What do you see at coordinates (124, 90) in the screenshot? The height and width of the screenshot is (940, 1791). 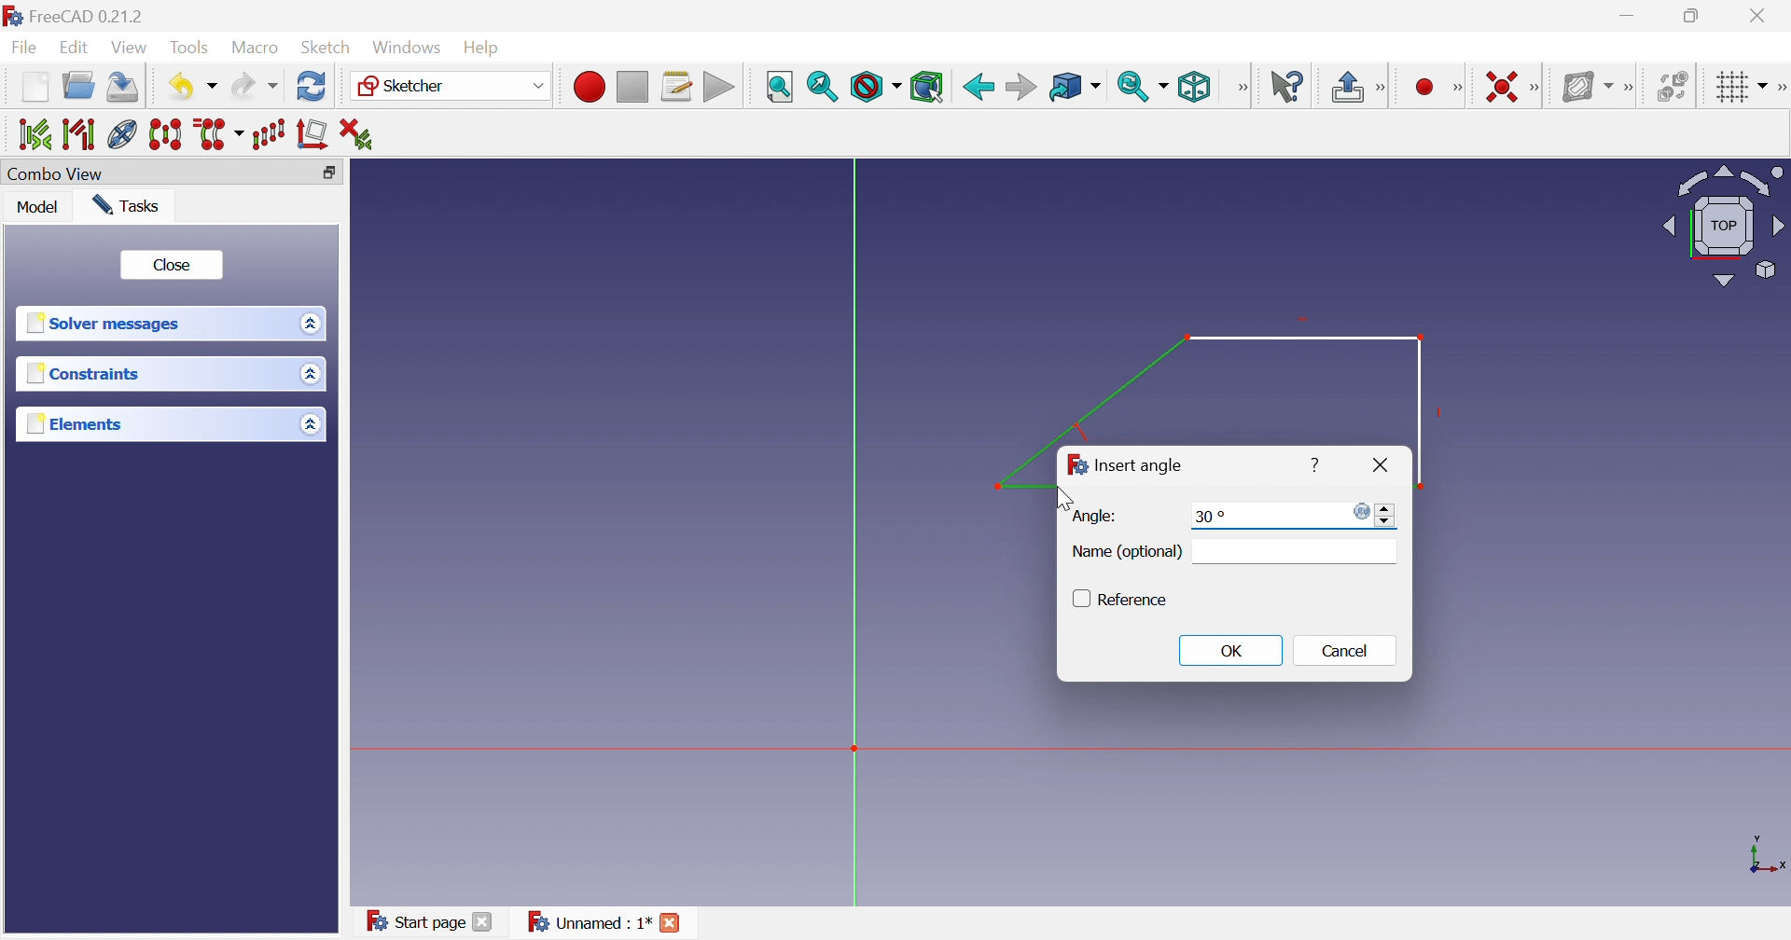 I see `Save` at bounding box center [124, 90].